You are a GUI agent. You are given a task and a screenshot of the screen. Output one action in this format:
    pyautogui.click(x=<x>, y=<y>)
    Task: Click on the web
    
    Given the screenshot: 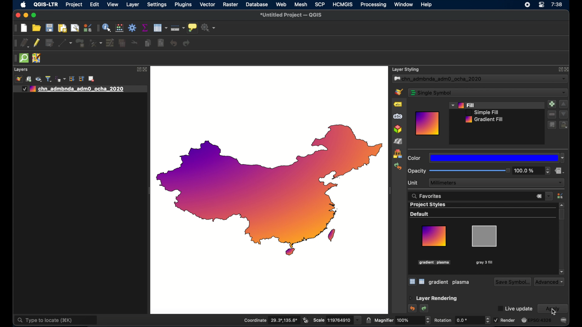 What is the action you would take?
    pyautogui.click(x=282, y=5)
    